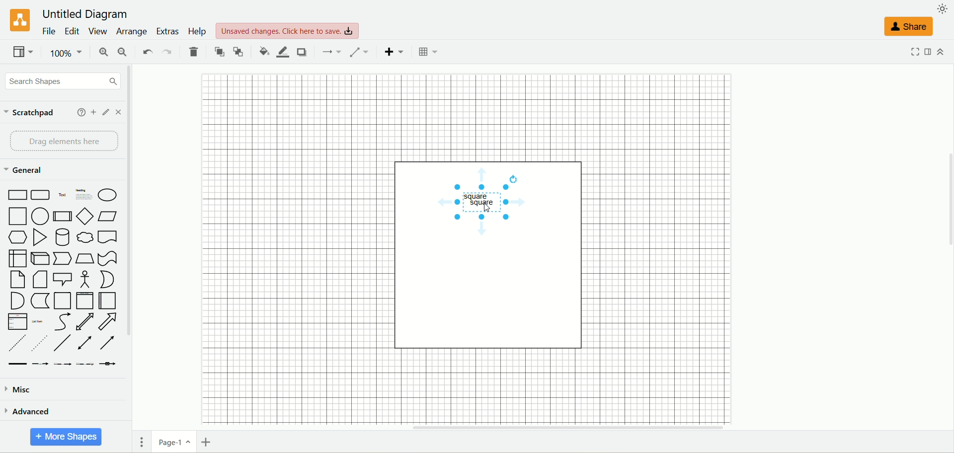  Describe the element at coordinates (121, 113) in the screenshot. I see `close` at that location.